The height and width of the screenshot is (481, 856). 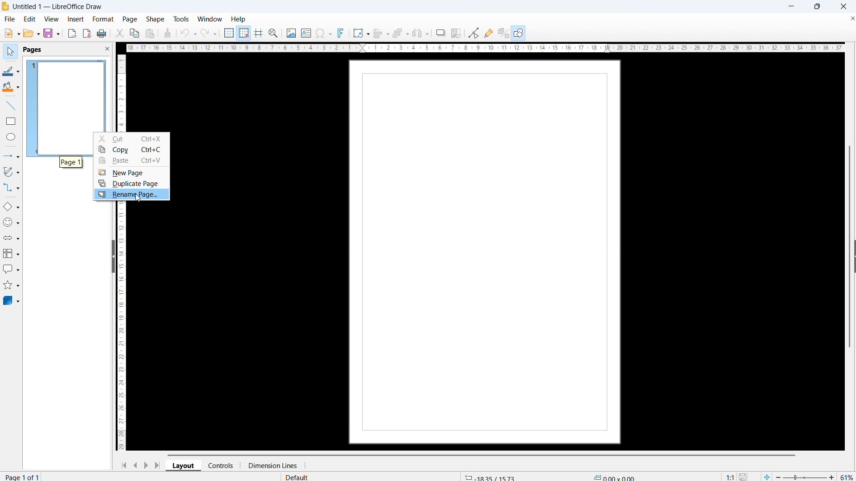 I want to click on stars and banners, so click(x=12, y=286).